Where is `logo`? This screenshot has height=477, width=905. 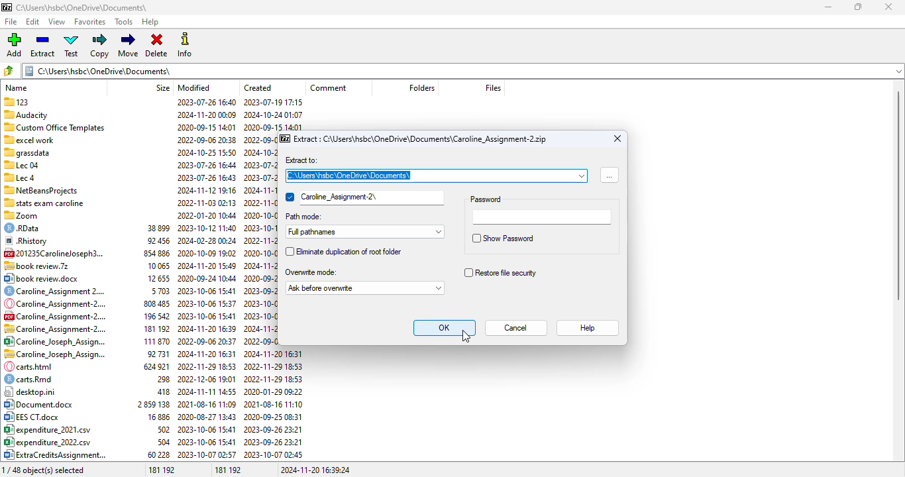 logo is located at coordinates (6, 7).